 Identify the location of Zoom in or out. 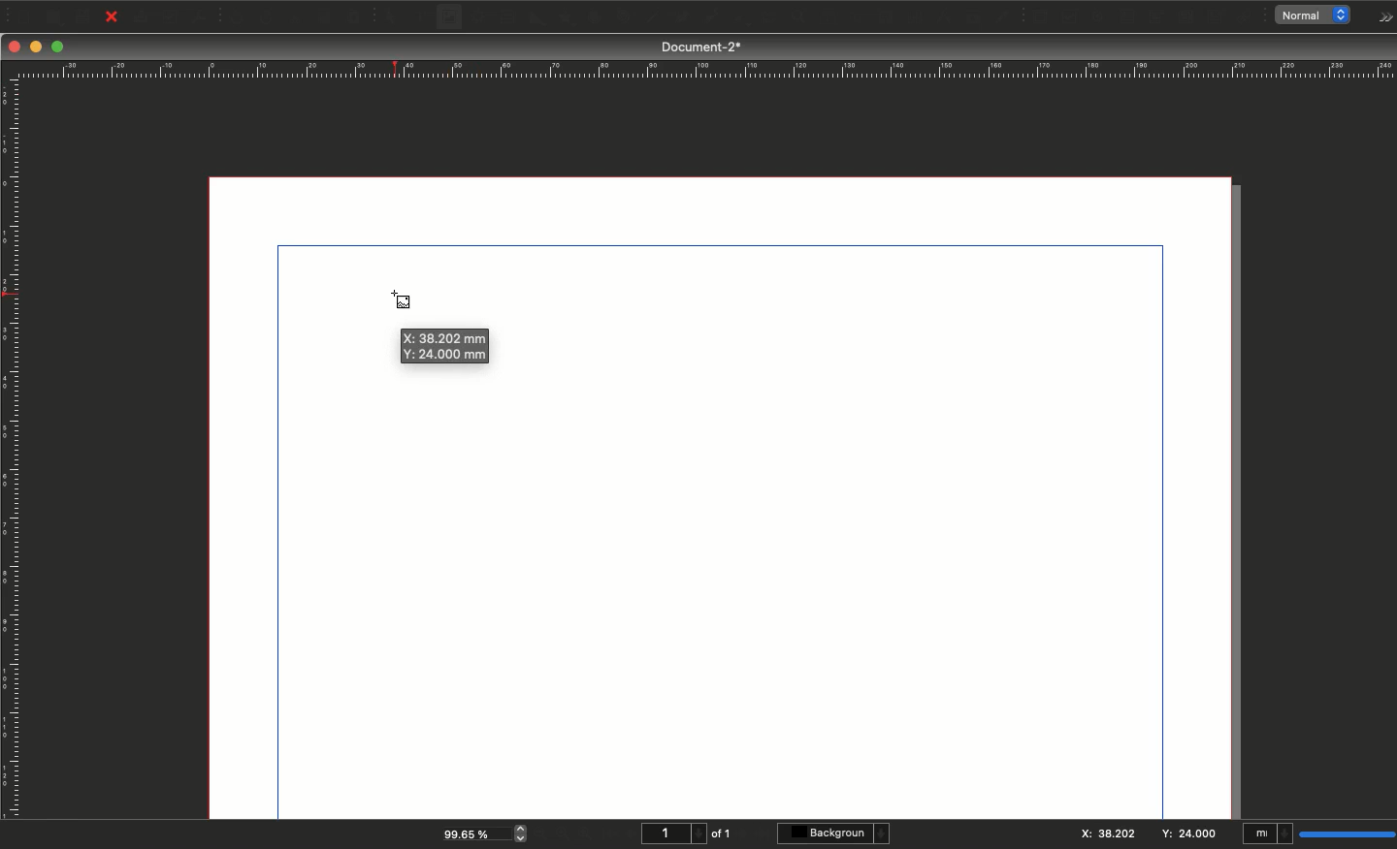
(771, 19).